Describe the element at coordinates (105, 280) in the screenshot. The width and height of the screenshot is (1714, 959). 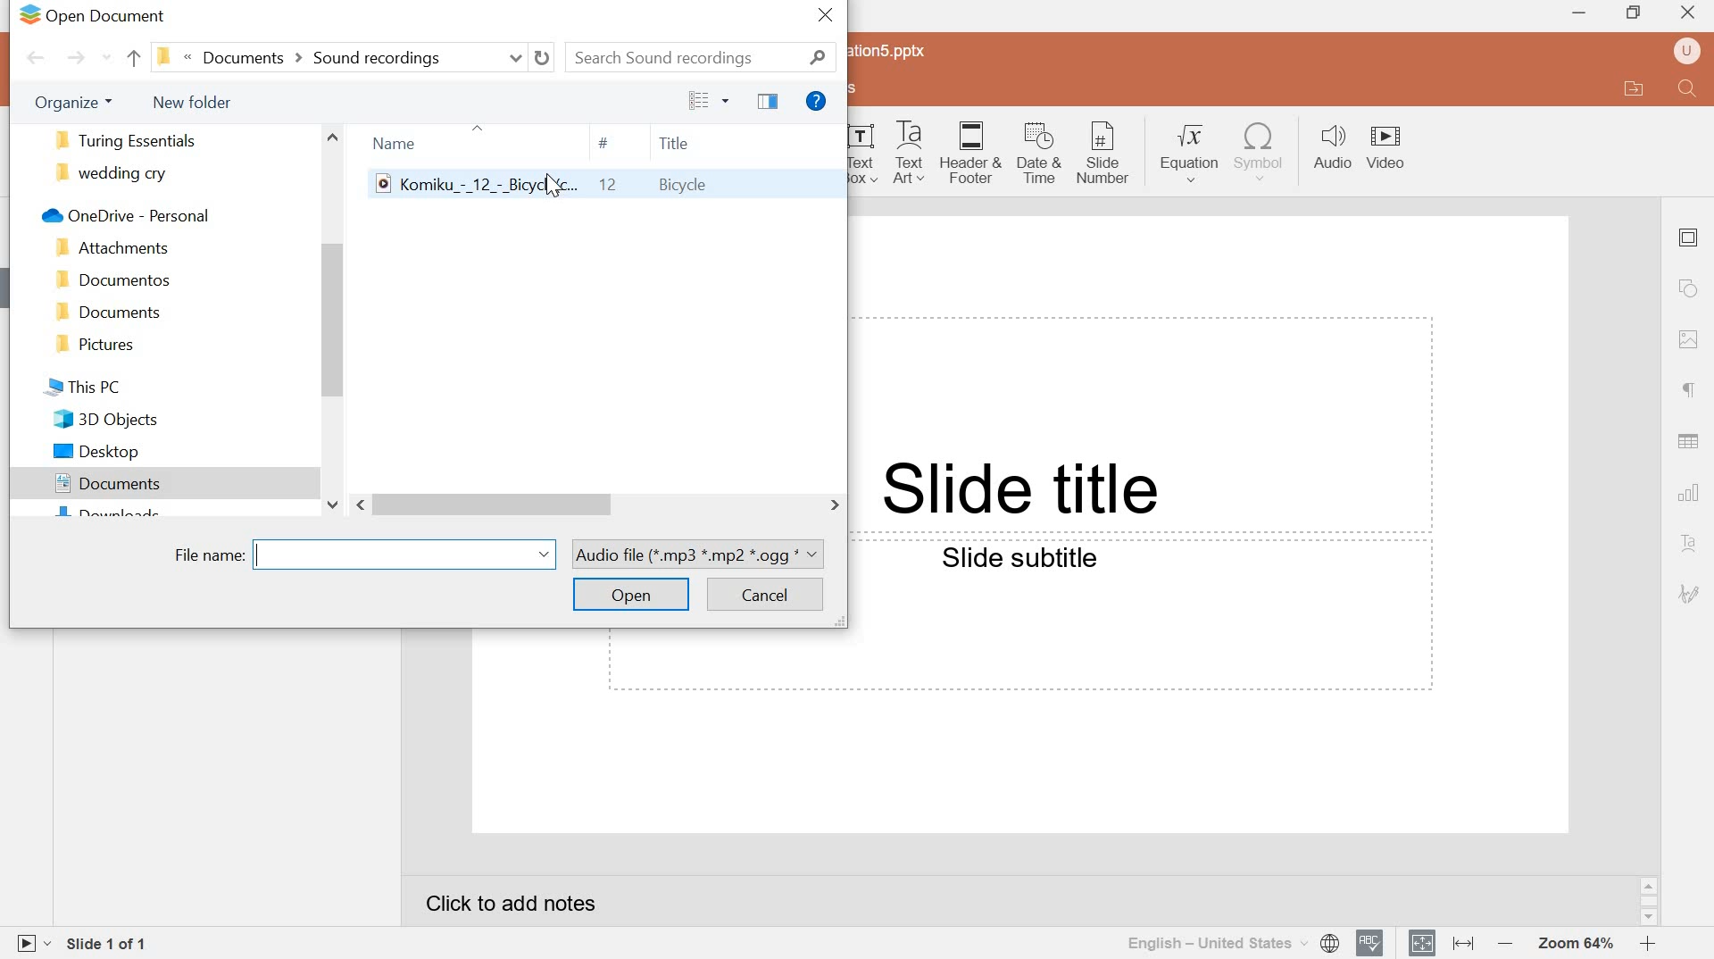
I see `documentos folder` at that location.